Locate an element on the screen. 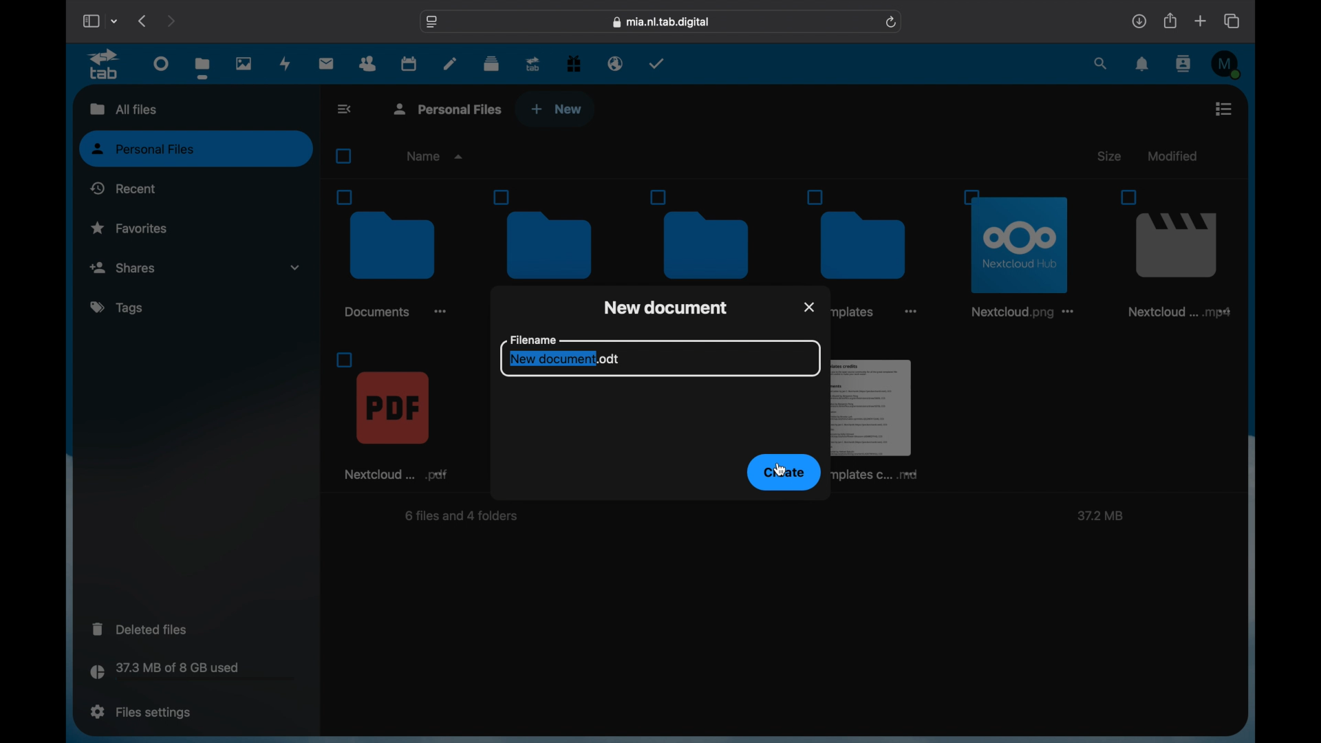  email is located at coordinates (616, 64).